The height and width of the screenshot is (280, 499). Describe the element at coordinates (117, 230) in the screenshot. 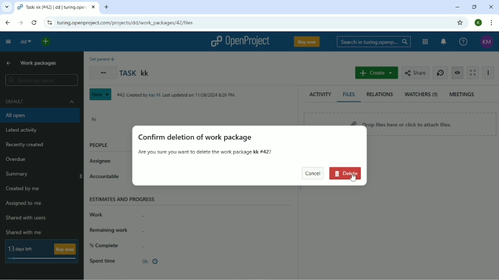

I see `Remaining work` at that location.